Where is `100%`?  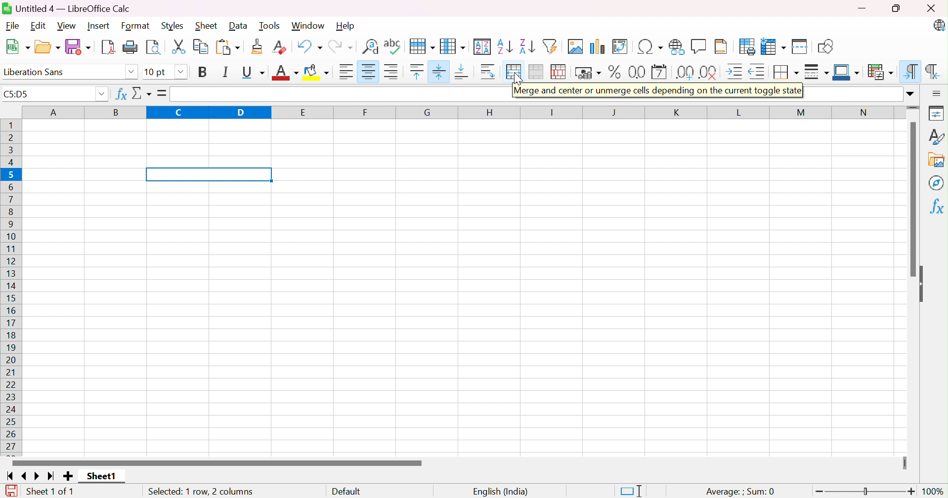 100% is located at coordinates (933, 491).